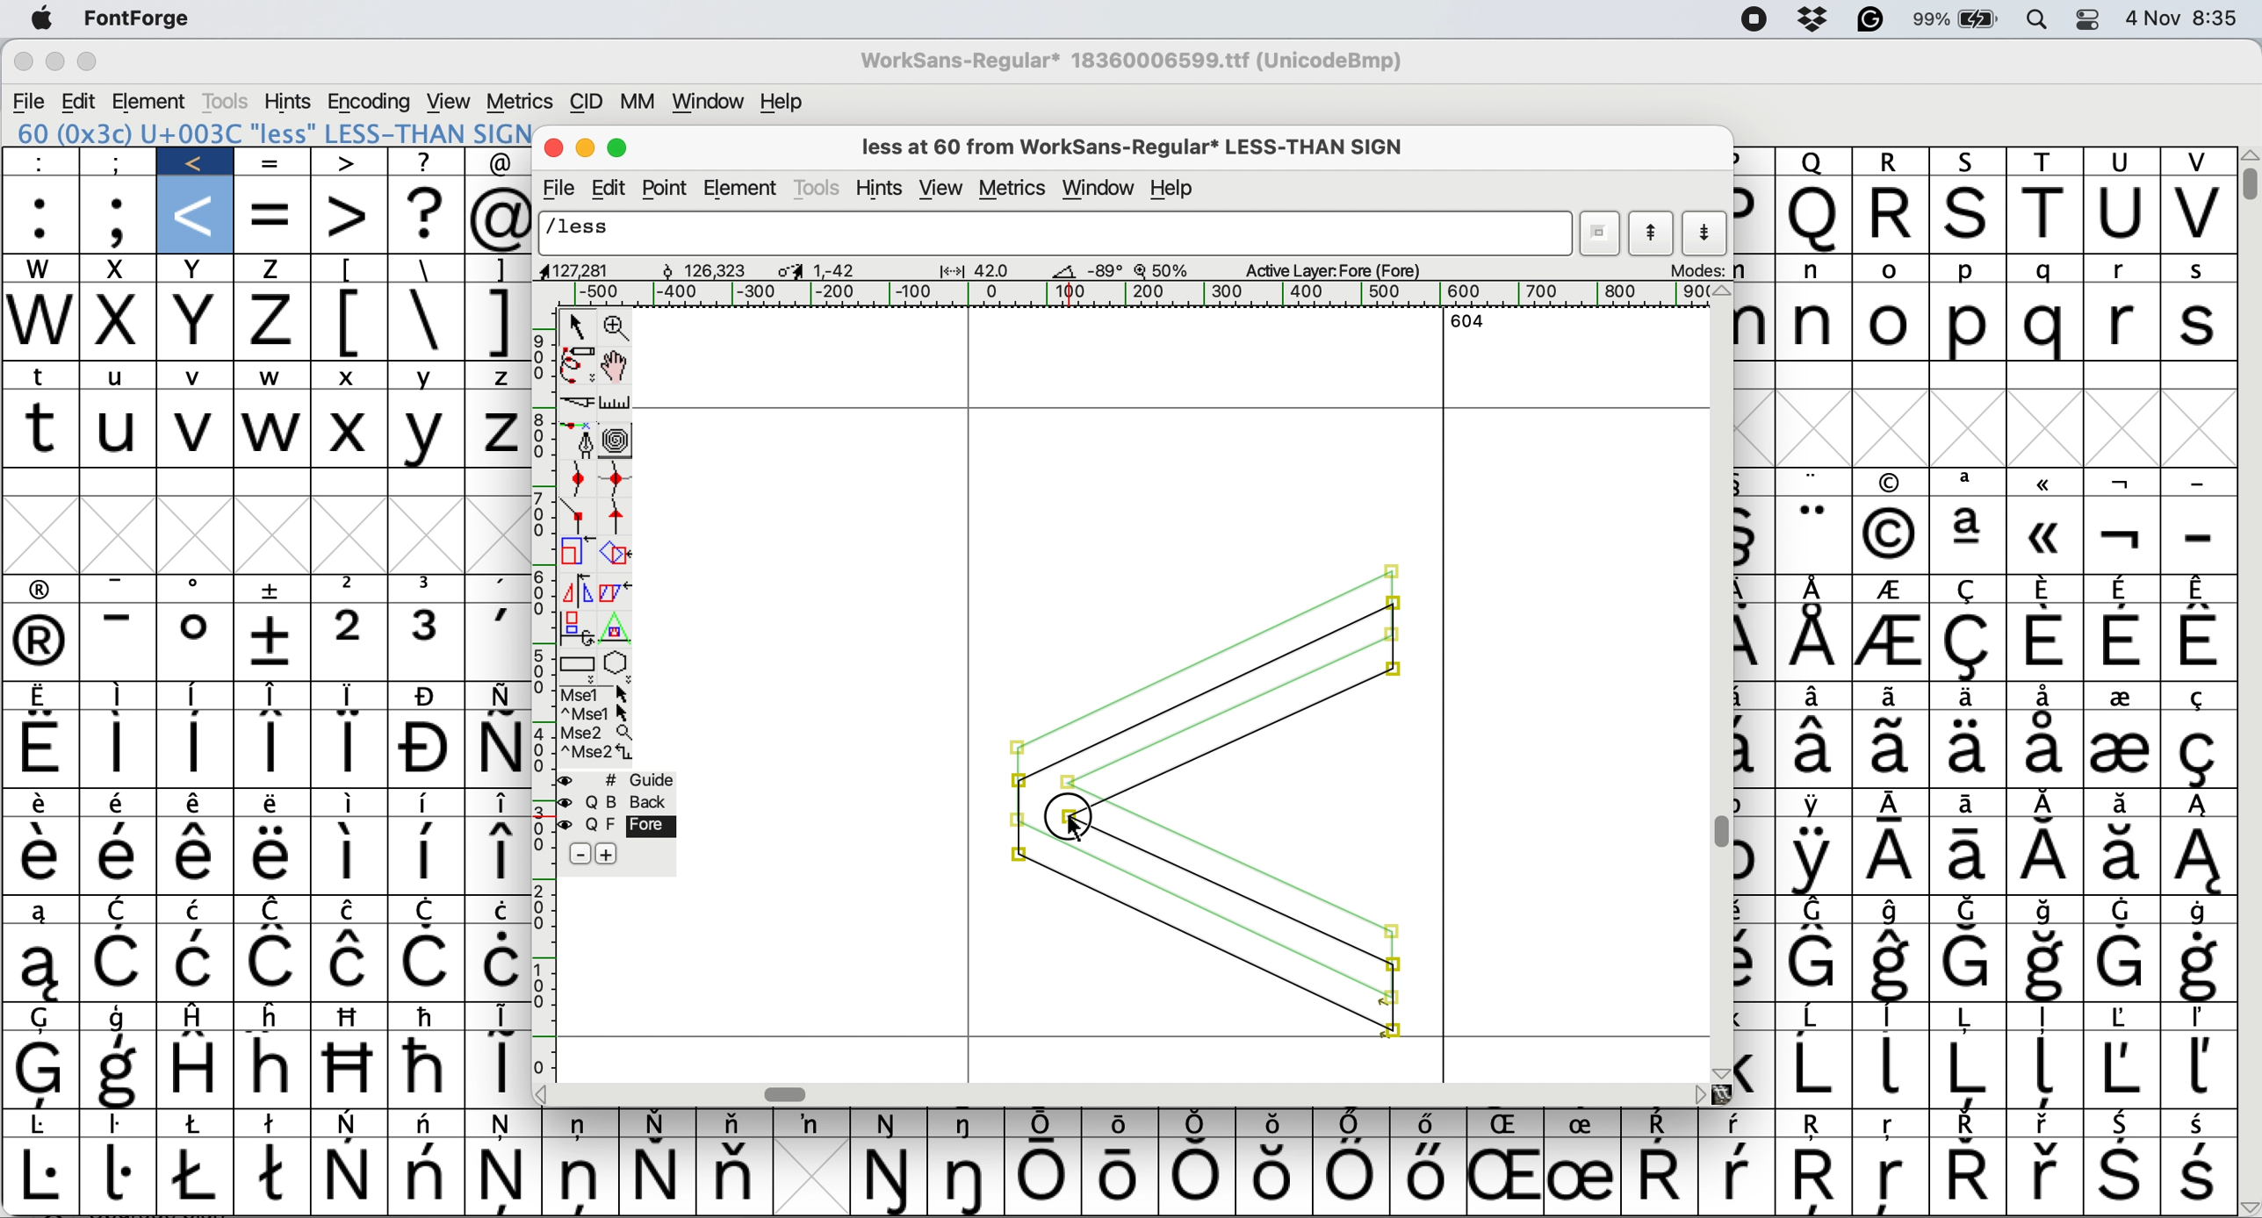 The width and height of the screenshot is (2262, 1218). What do you see at coordinates (583, 1124) in the screenshot?
I see `Symbol` at bounding box center [583, 1124].